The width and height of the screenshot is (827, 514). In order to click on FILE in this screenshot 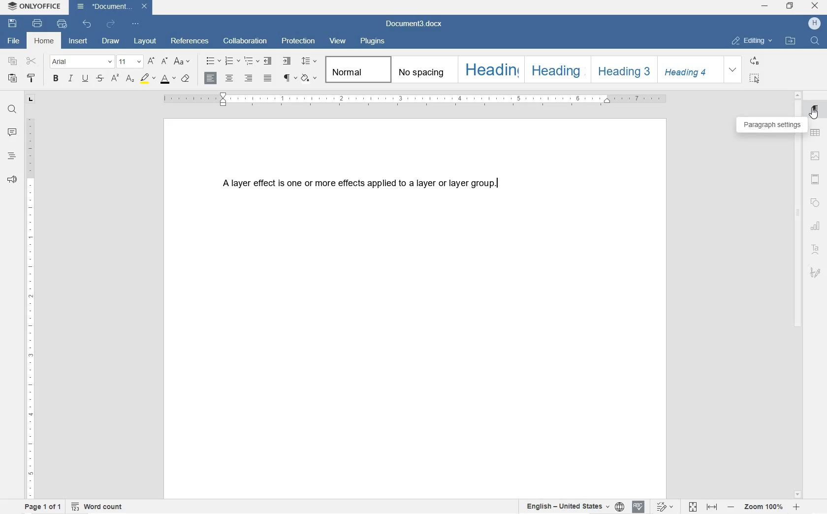, I will do `click(12, 41)`.